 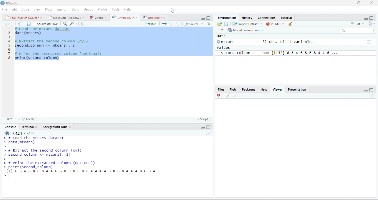 What do you see at coordinates (27, 119) in the screenshot?
I see `(top level)` at bounding box center [27, 119].